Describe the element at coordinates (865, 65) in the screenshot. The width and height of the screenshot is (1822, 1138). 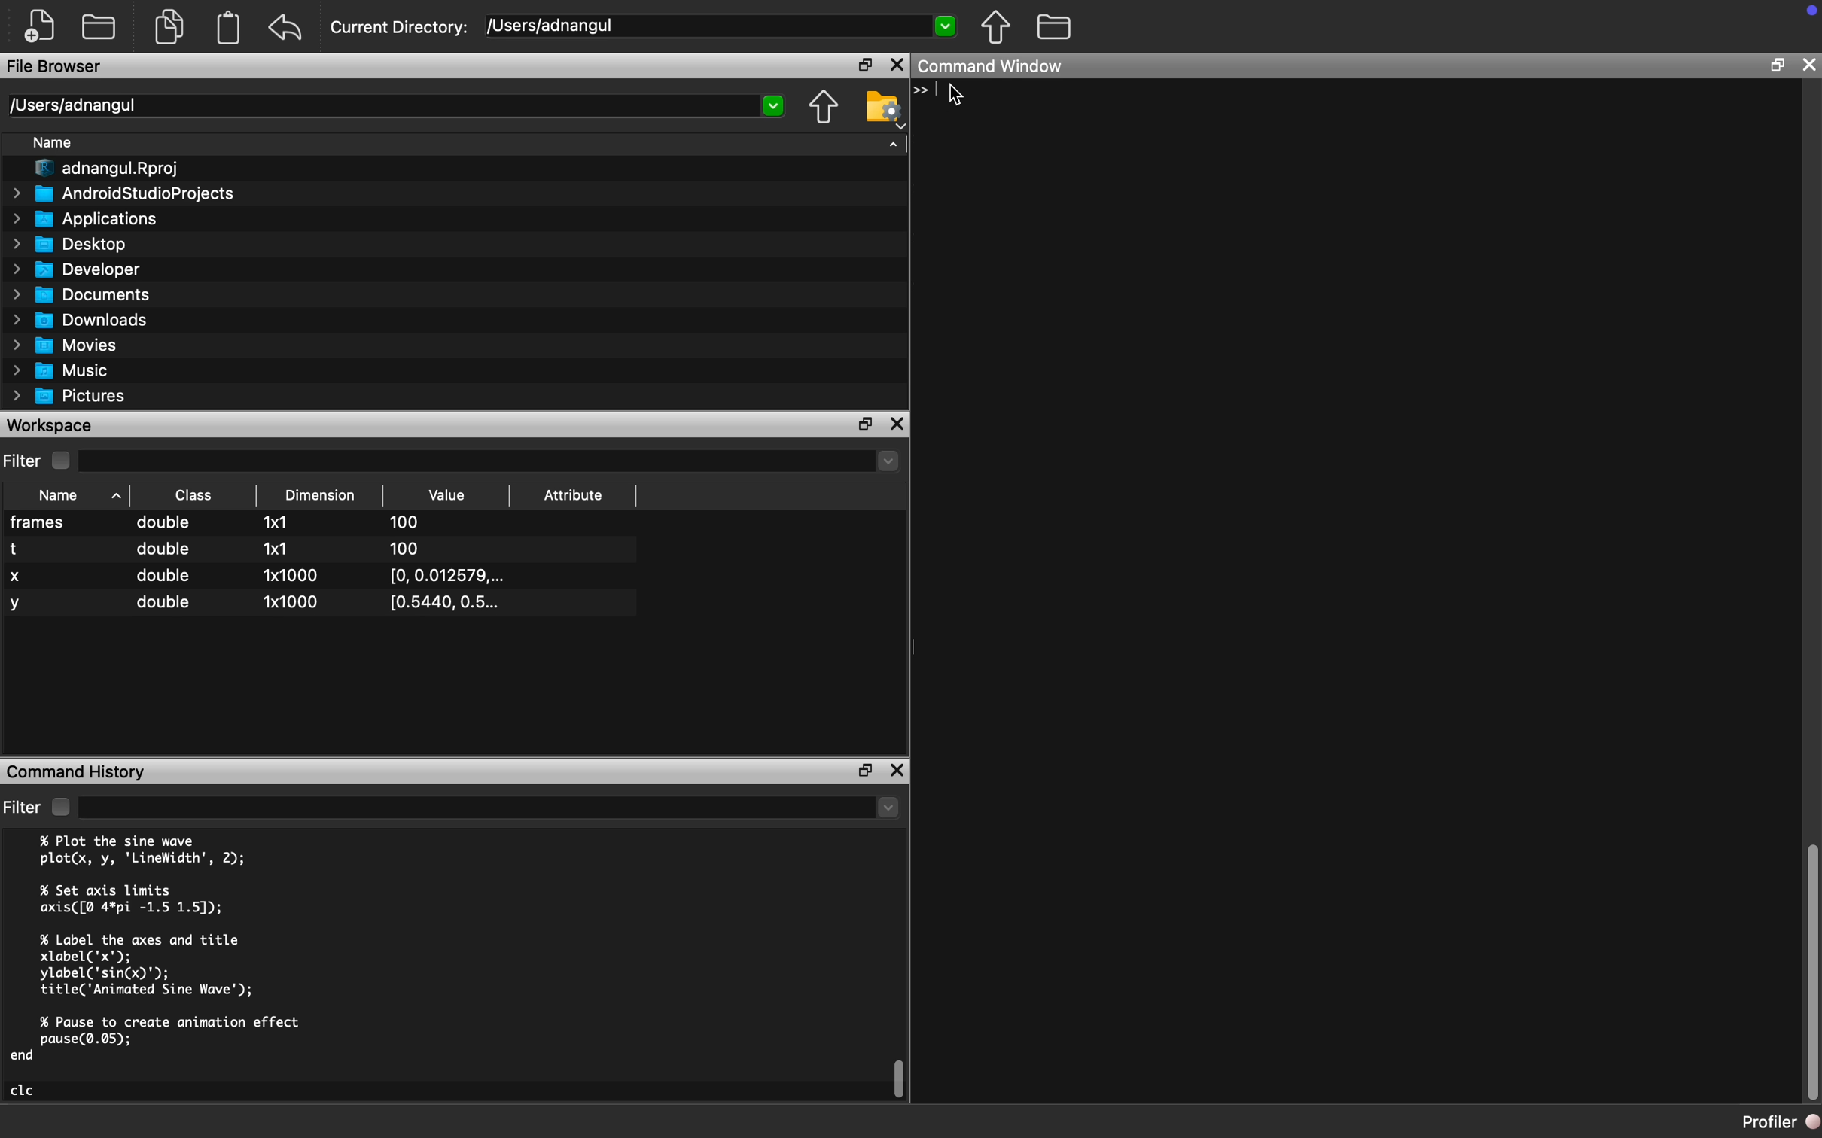
I see `Restore Down` at that location.